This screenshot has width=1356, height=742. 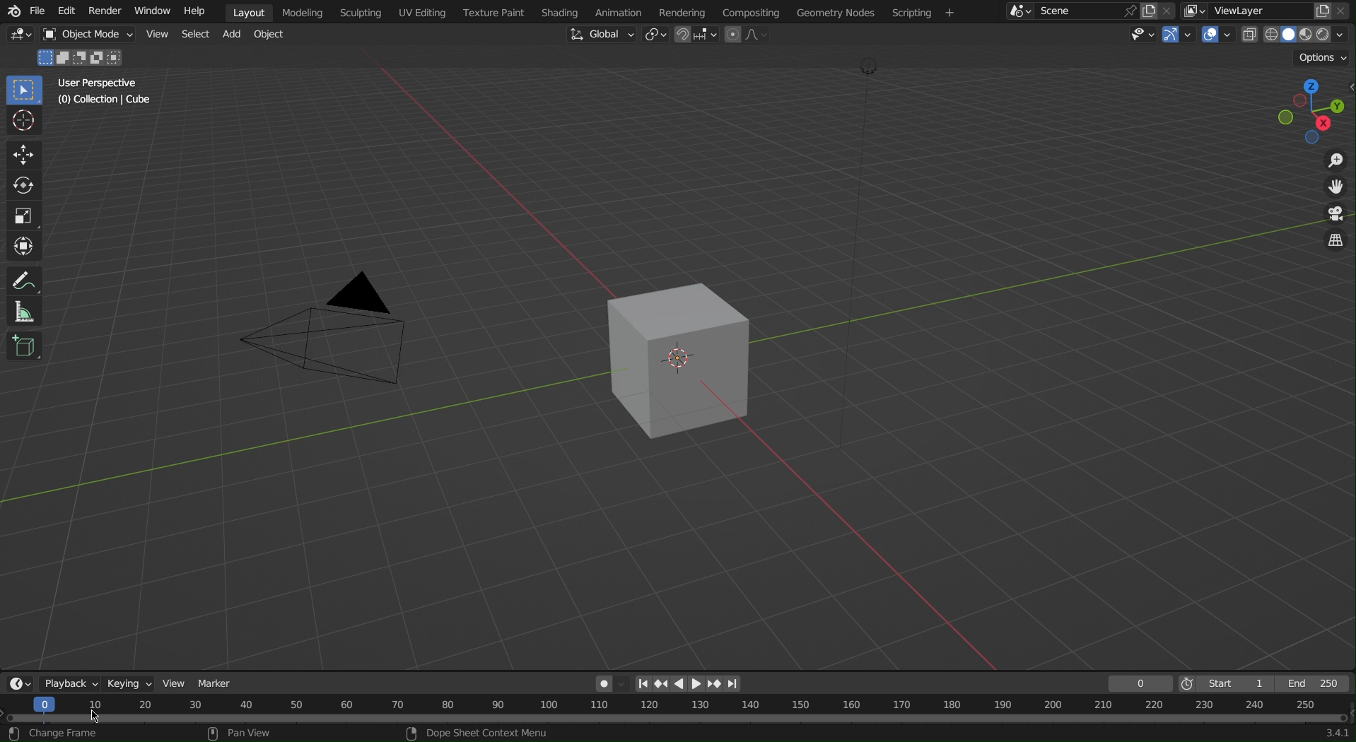 I want to click on File, so click(x=42, y=11).